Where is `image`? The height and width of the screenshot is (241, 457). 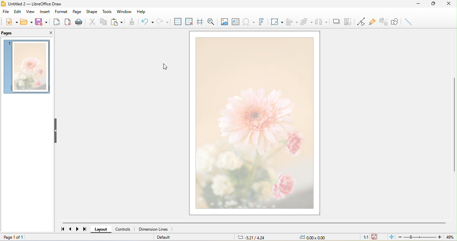
image is located at coordinates (27, 67).